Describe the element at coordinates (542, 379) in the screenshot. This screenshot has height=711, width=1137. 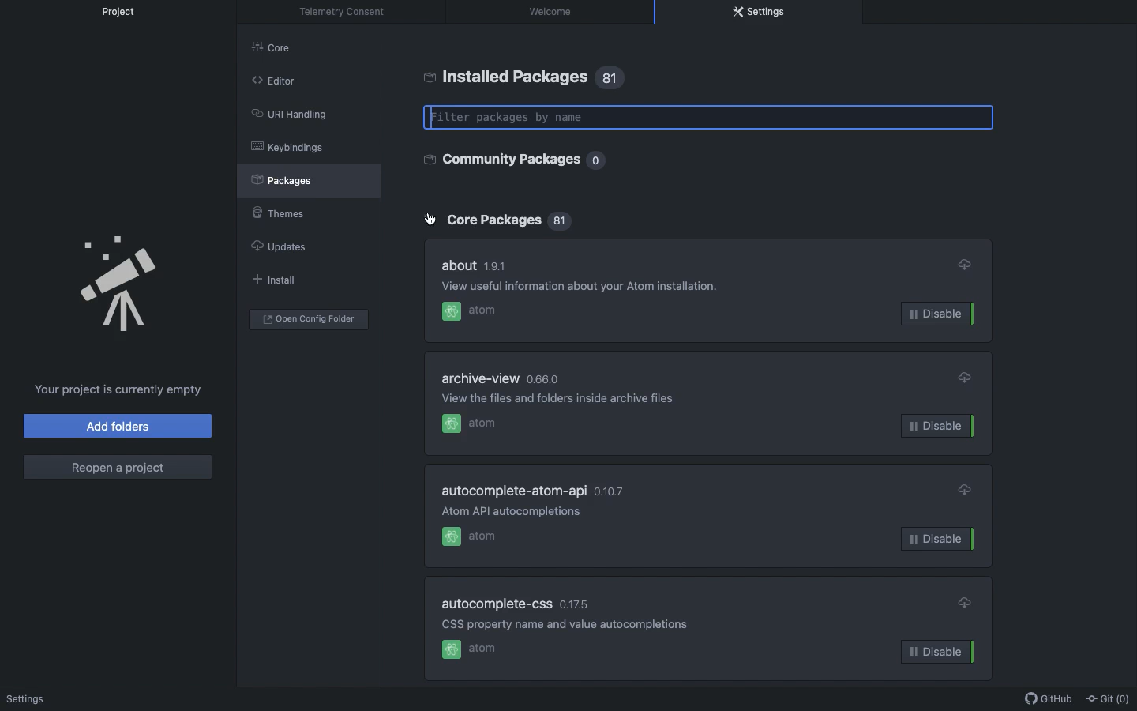
I see `0.66.0` at that location.